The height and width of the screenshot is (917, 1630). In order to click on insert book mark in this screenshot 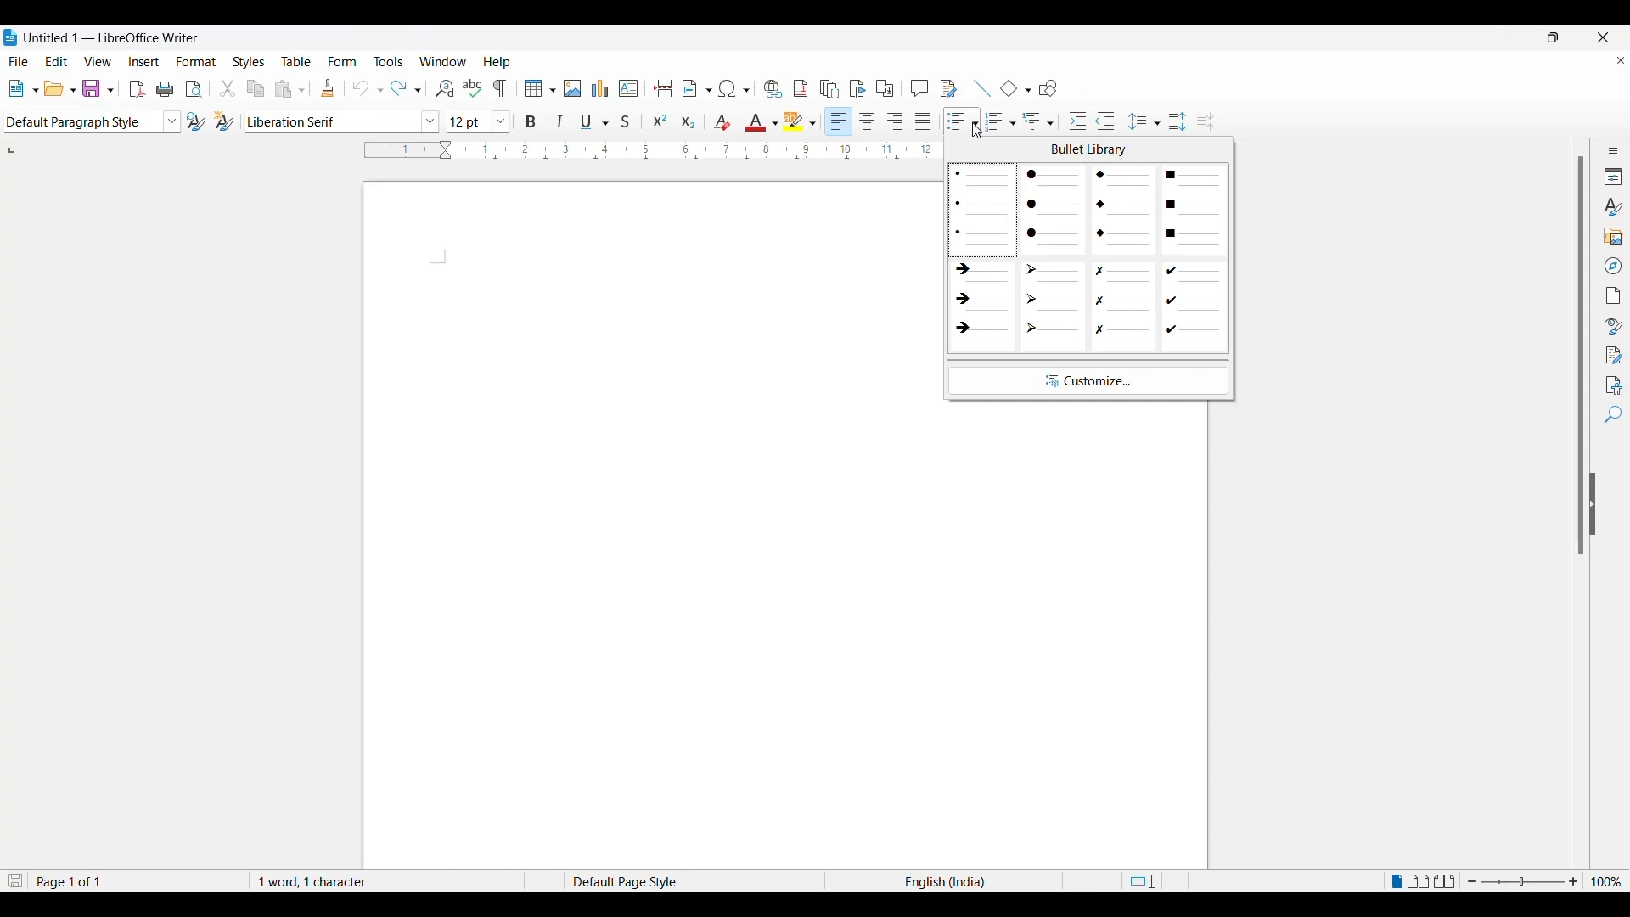, I will do `click(858, 87)`.